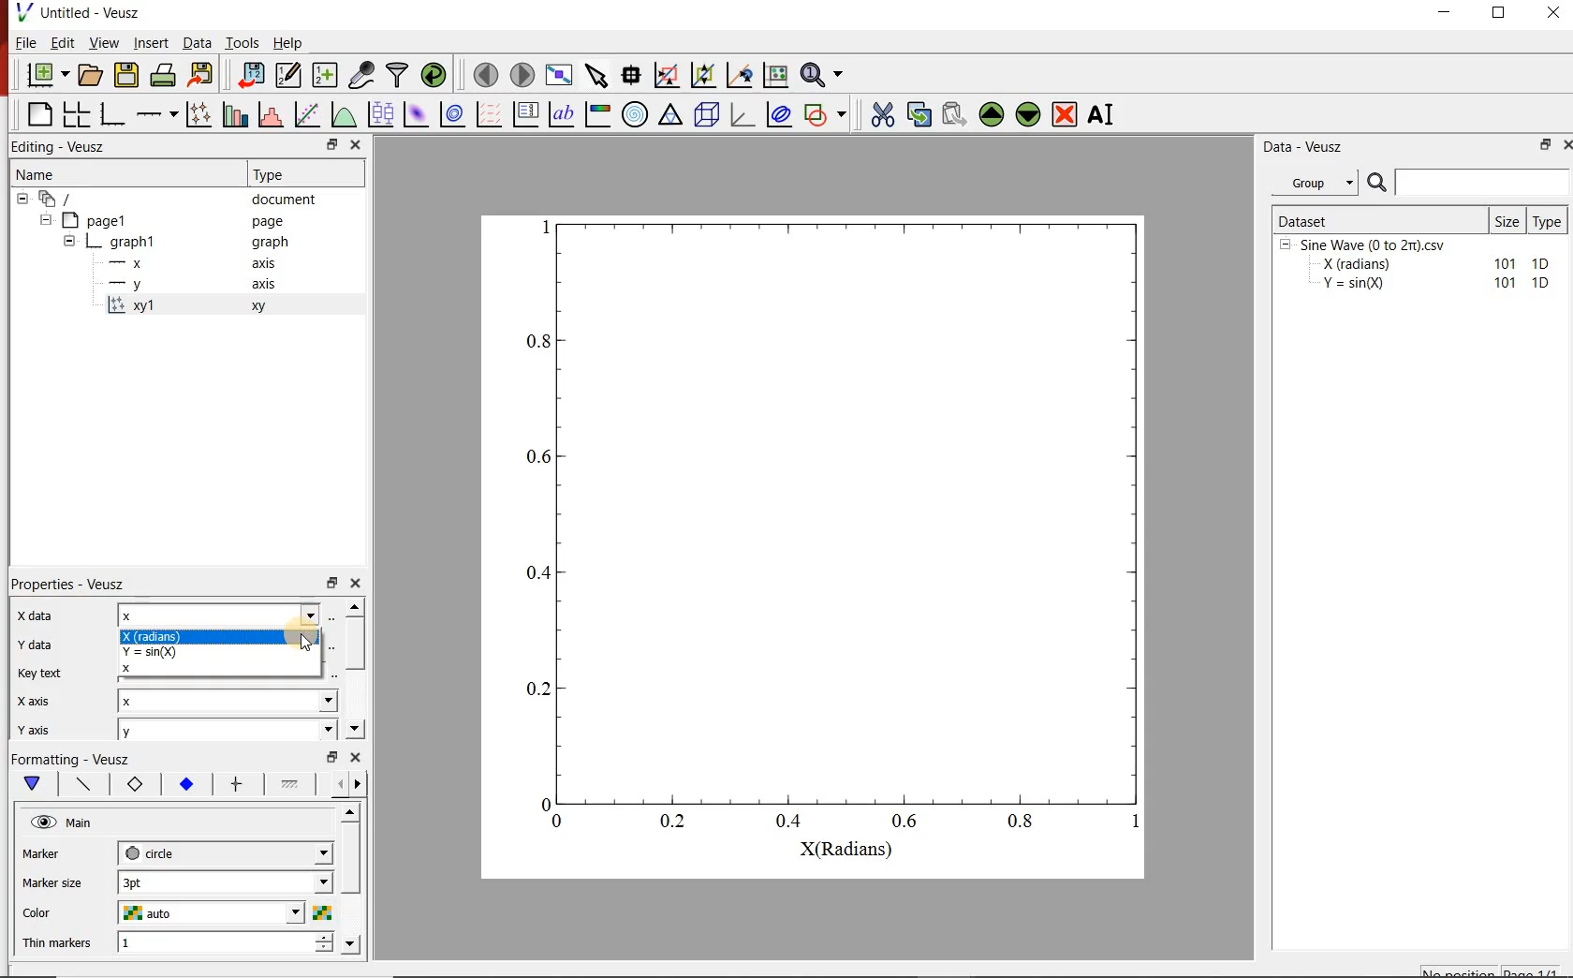 The height and width of the screenshot is (978, 1573). I want to click on text label, so click(562, 114).